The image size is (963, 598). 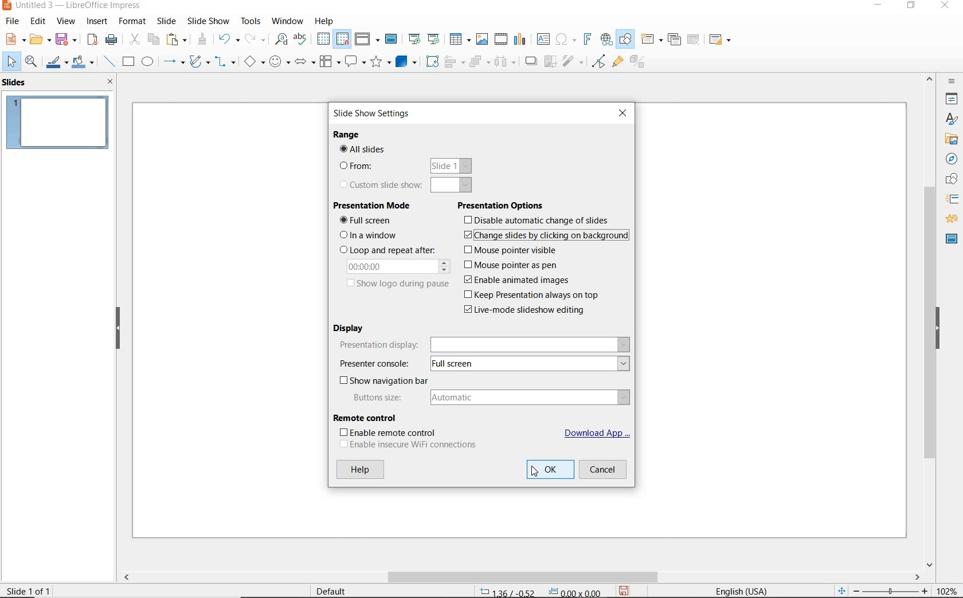 I want to click on STYLES, so click(x=951, y=120).